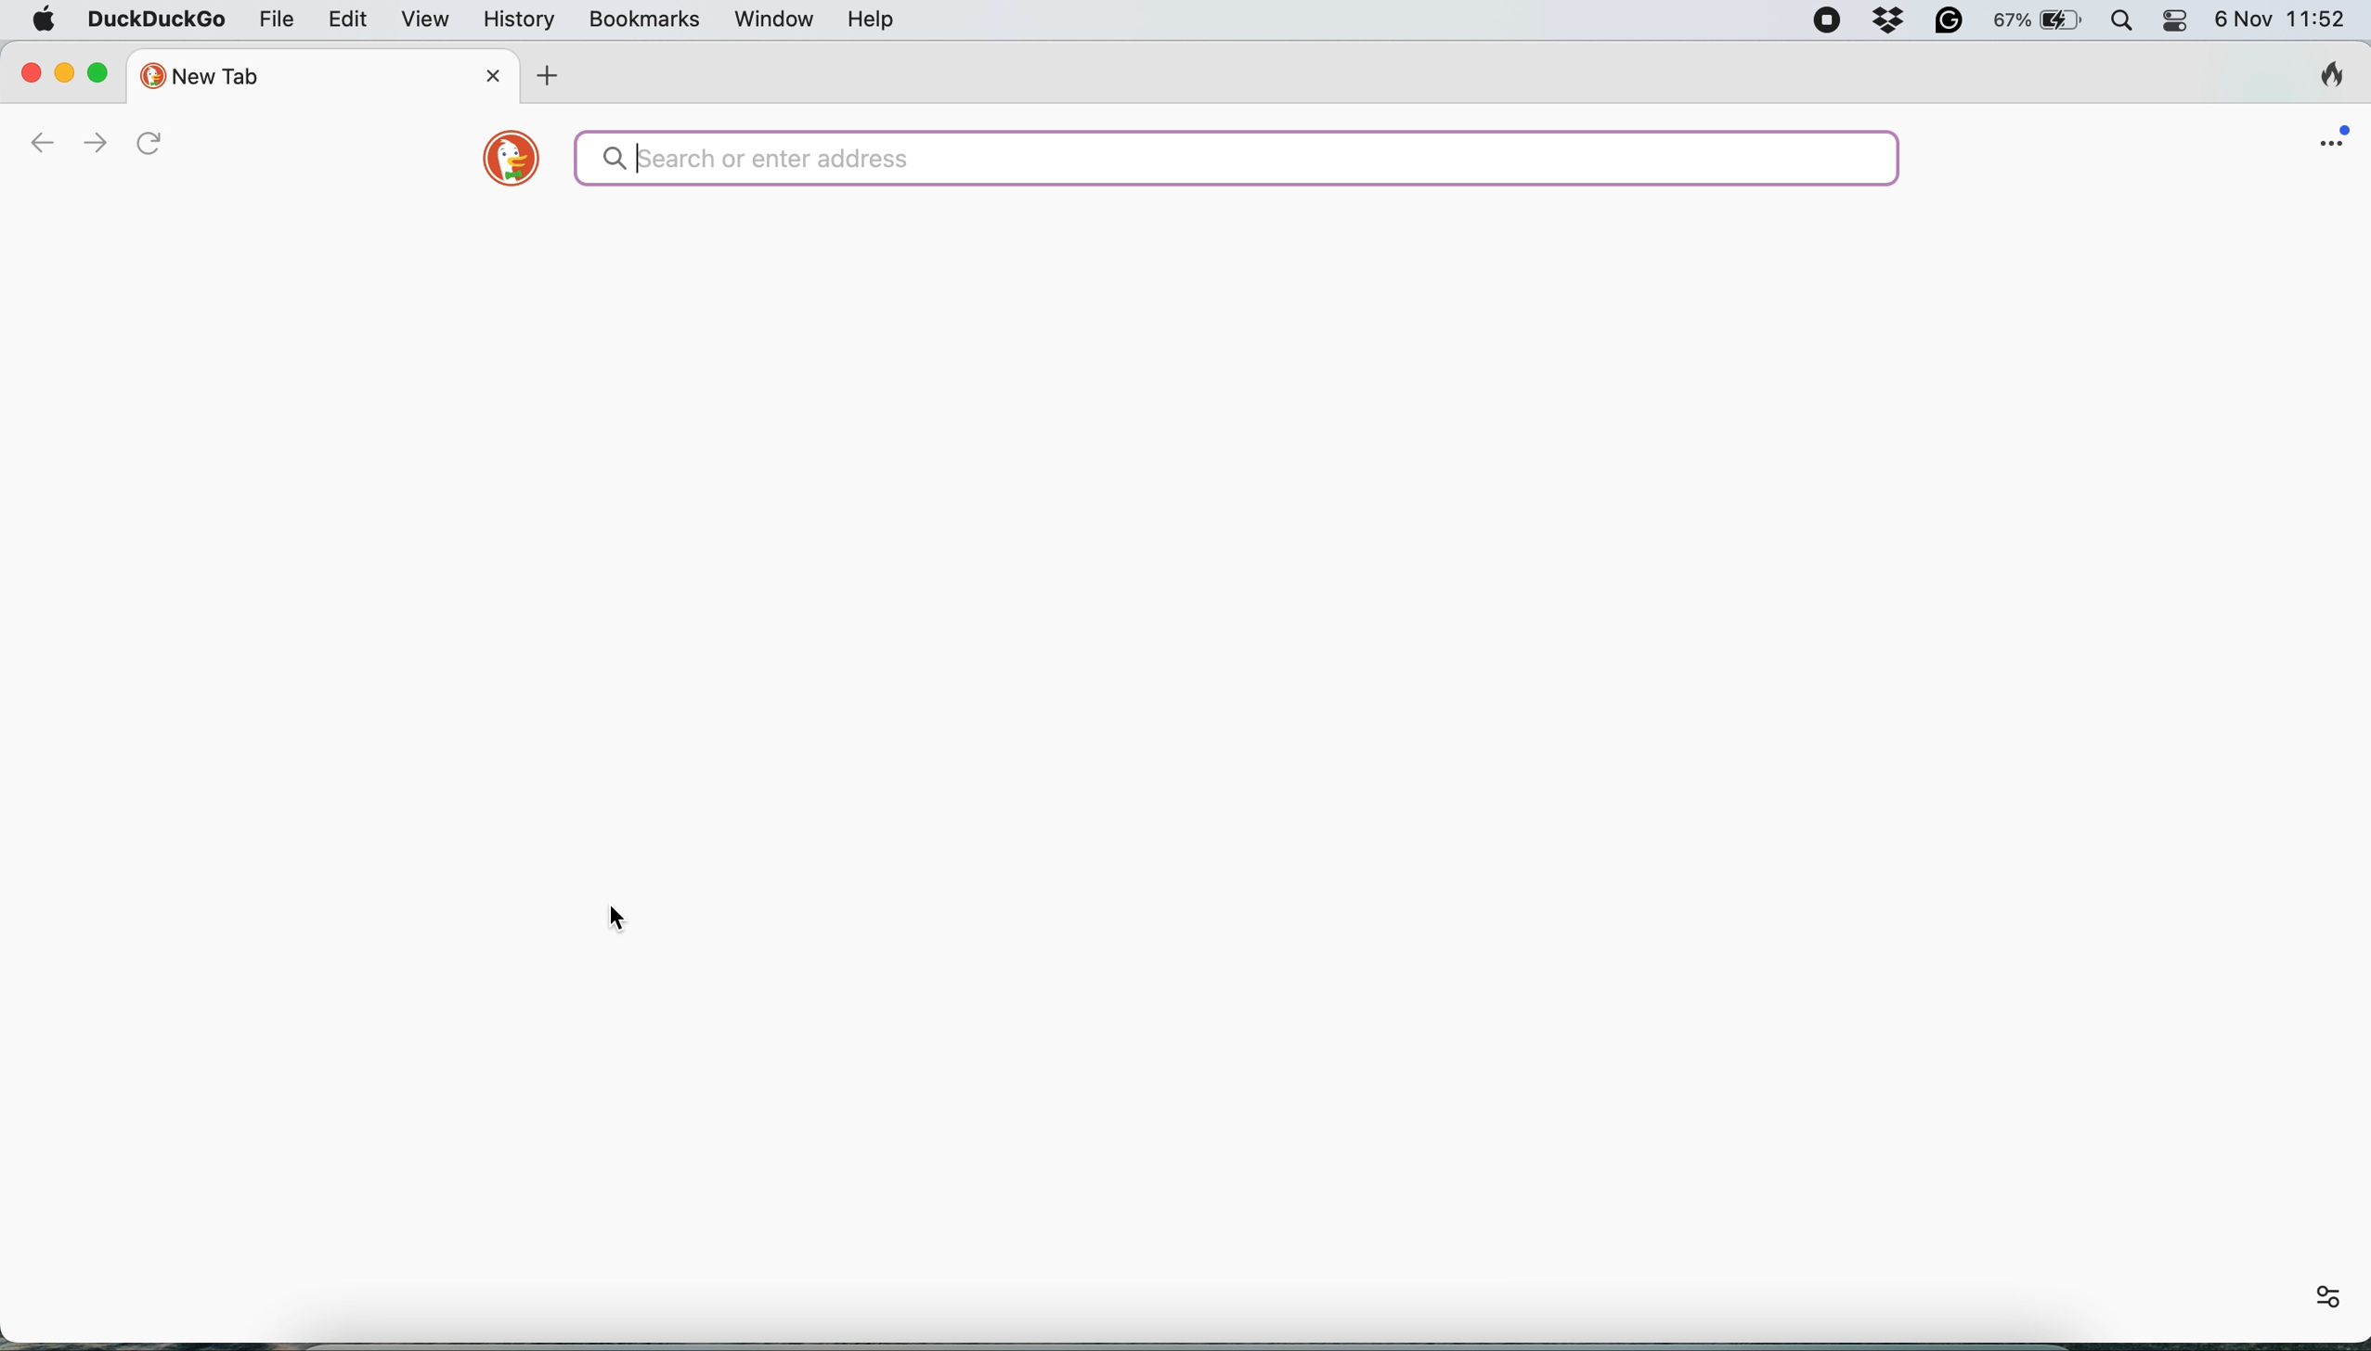  What do you see at coordinates (2308, 1293) in the screenshot?
I see `more options` at bounding box center [2308, 1293].